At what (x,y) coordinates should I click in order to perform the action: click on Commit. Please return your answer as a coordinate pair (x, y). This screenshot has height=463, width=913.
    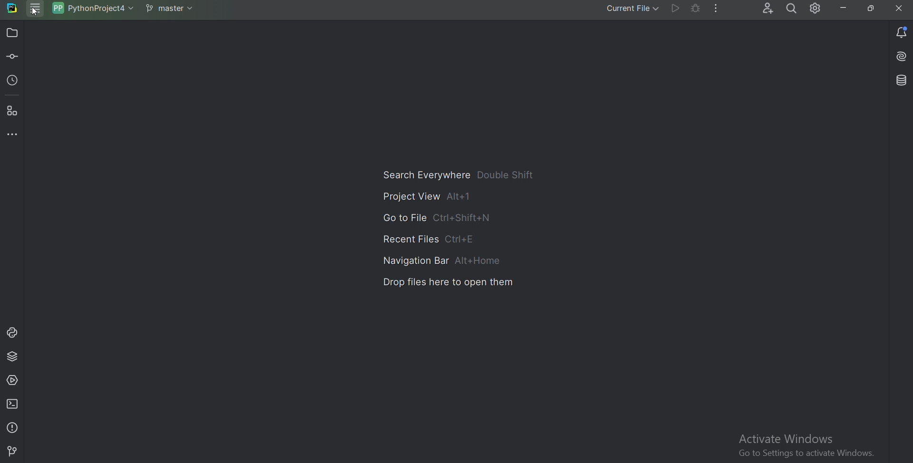
    Looking at the image, I should click on (12, 58).